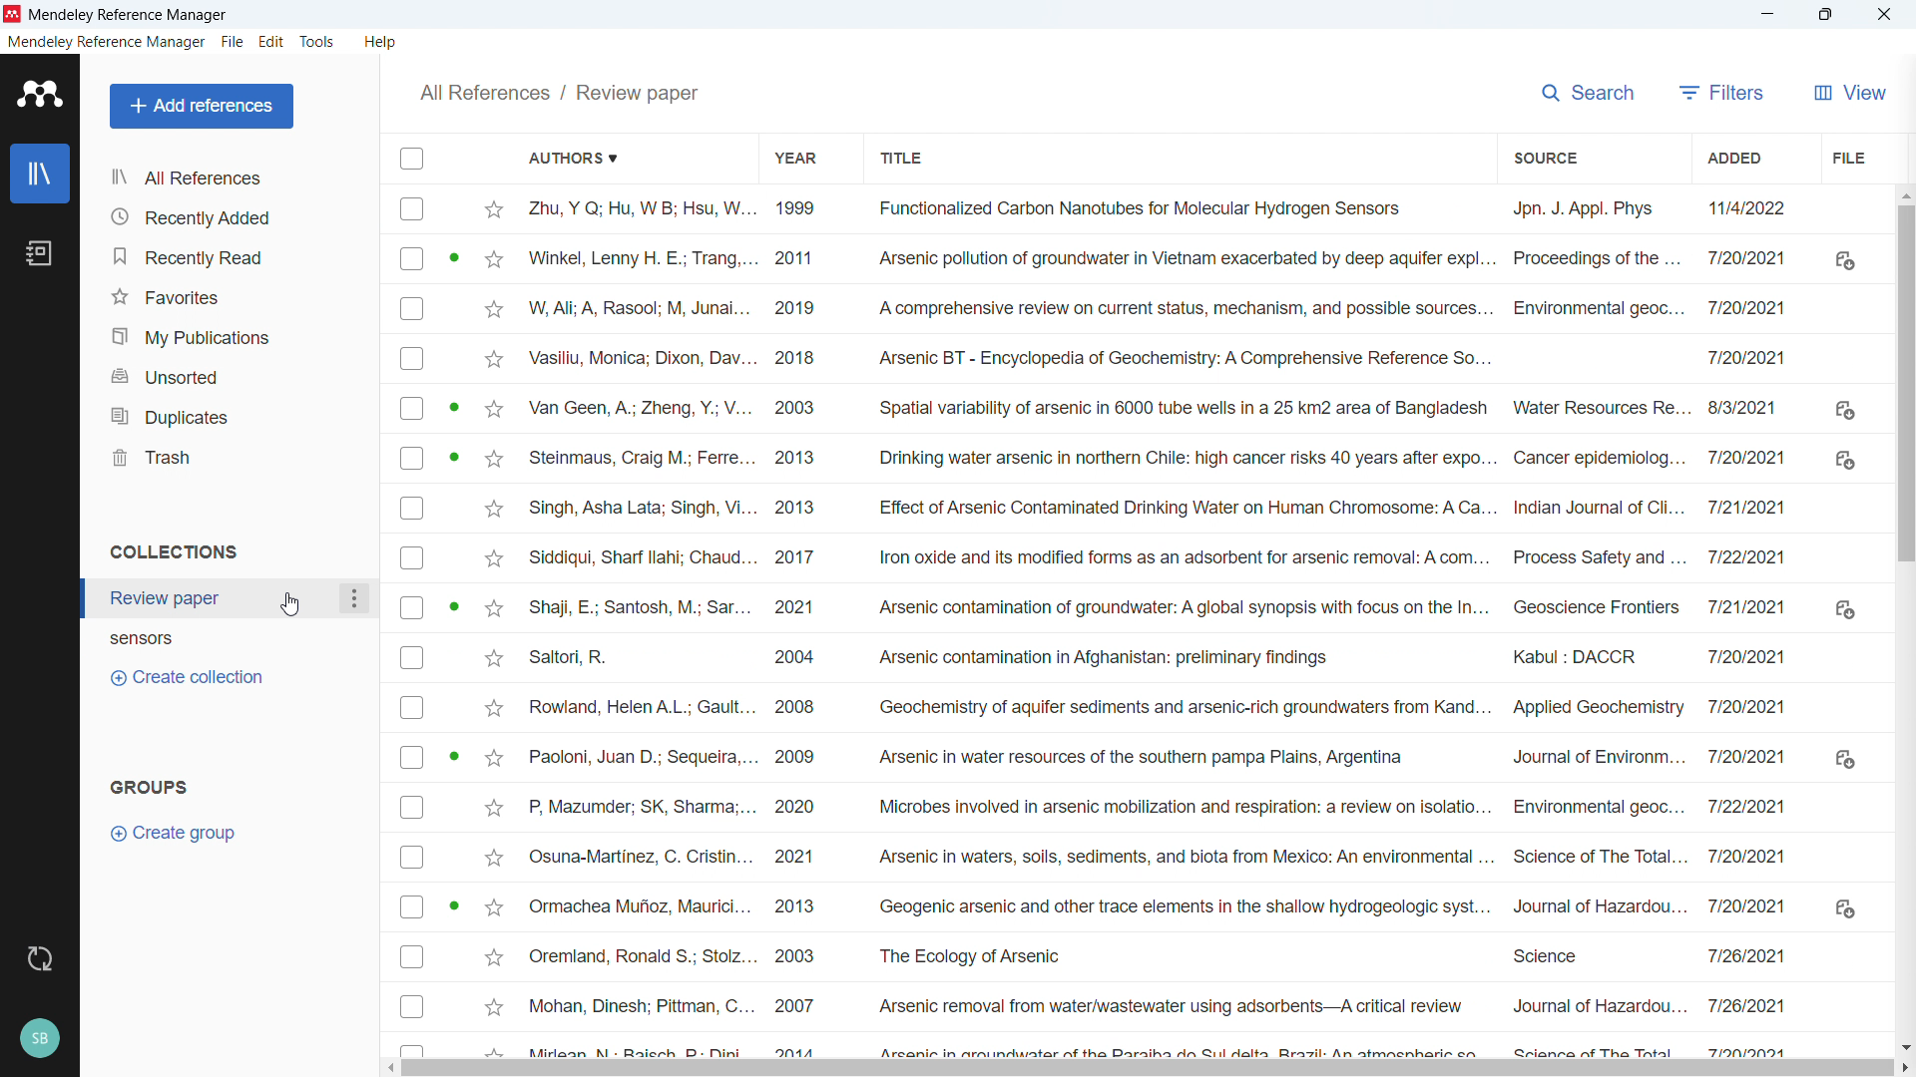 Image resolution: width=1916 pixels, height=1077 pixels. What do you see at coordinates (1180, 625) in the screenshot?
I see `Title of individual entries ` at bounding box center [1180, 625].